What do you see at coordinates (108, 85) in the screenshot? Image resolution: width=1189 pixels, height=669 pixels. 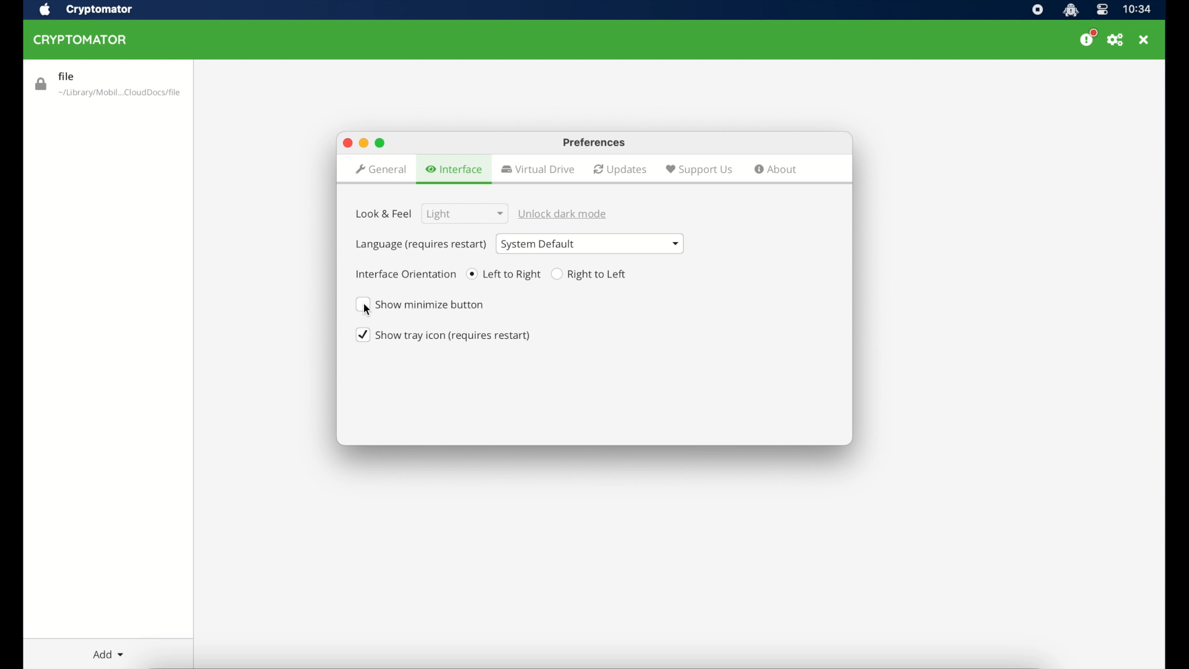 I see `vault` at bounding box center [108, 85].